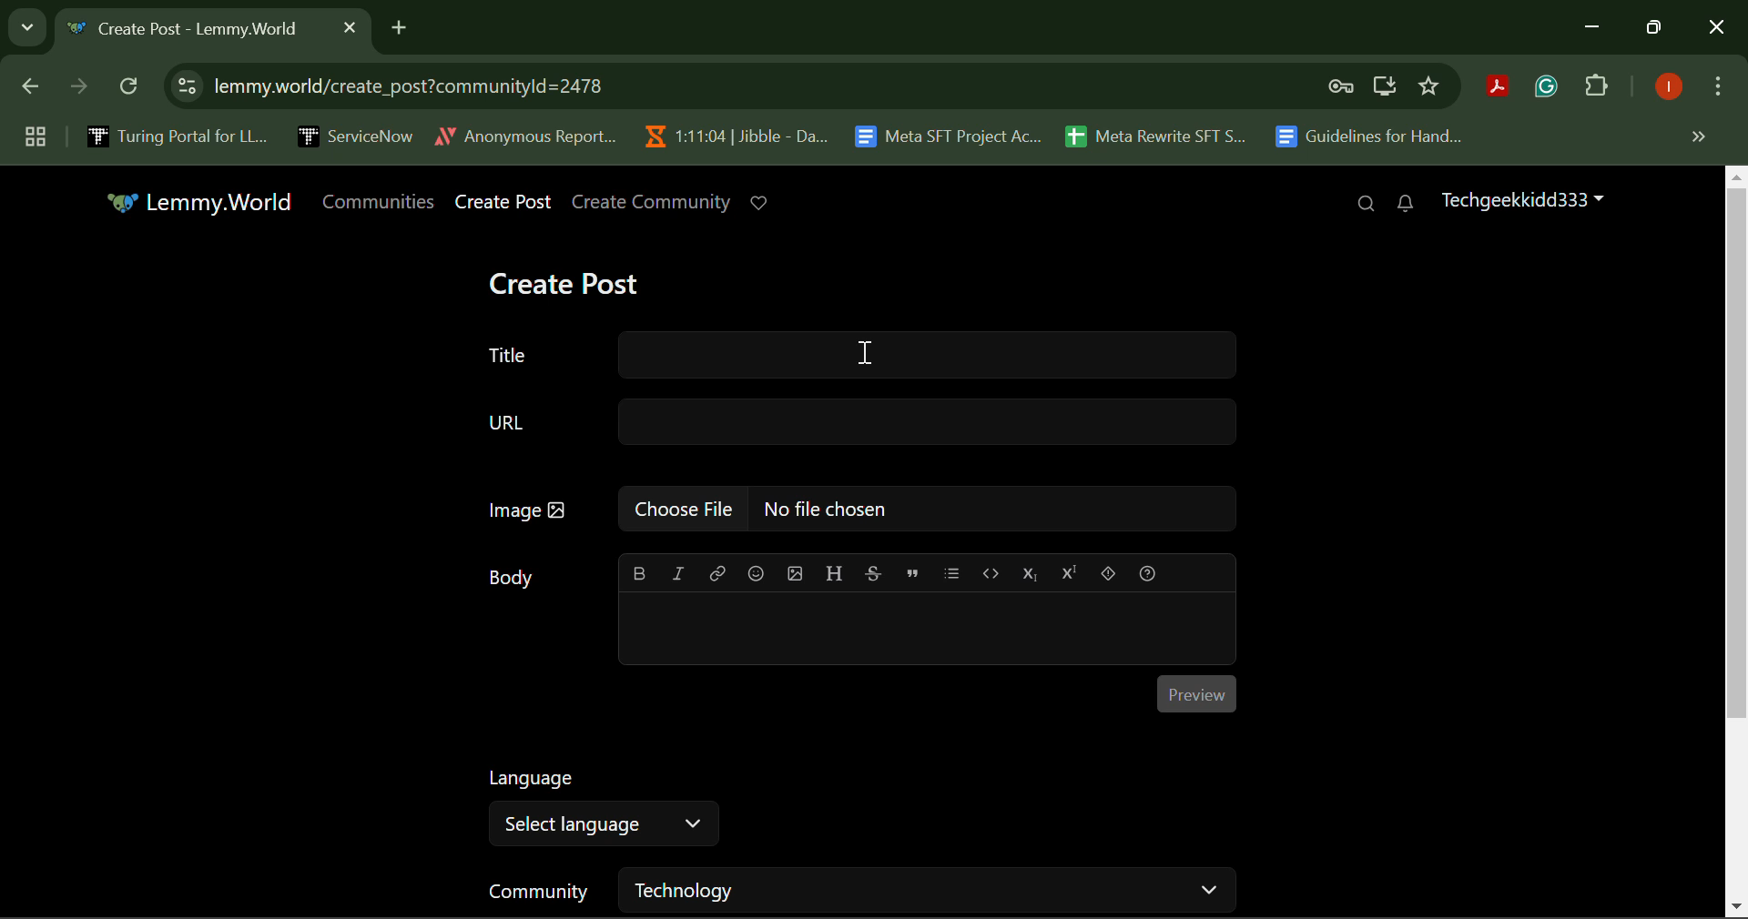 Image resolution: width=1748 pixels, height=919 pixels. What do you see at coordinates (796, 572) in the screenshot?
I see `upload image` at bounding box center [796, 572].